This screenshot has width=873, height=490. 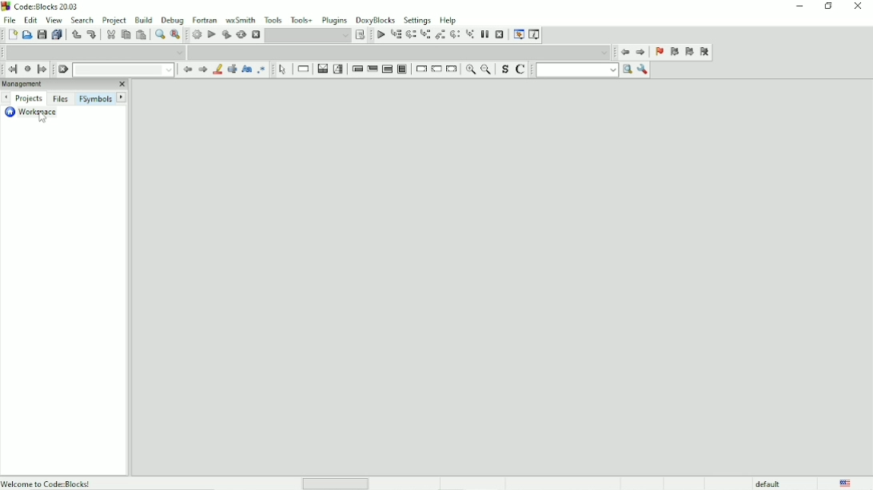 What do you see at coordinates (202, 69) in the screenshot?
I see `Next` at bounding box center [202, 69].